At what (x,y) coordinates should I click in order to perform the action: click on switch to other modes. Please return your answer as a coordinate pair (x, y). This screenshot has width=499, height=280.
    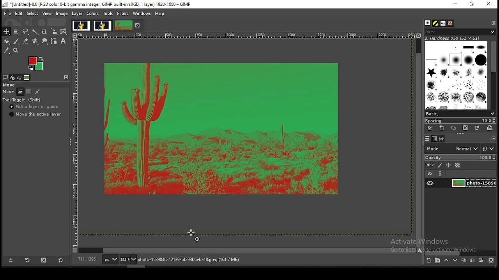
    Looking at the image, I should click on (488, 149).